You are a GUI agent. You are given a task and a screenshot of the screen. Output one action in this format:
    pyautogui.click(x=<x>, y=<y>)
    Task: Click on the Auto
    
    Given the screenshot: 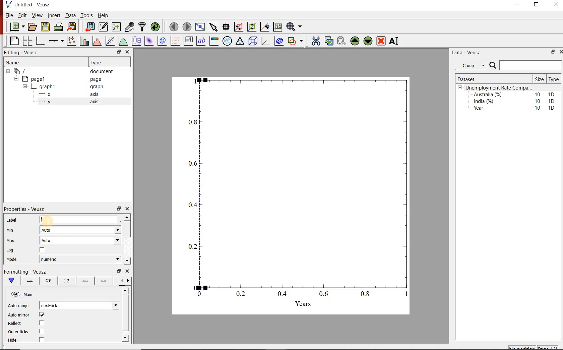 What is the action you would take?
    pyautogui.click(x=80, y=230)
    